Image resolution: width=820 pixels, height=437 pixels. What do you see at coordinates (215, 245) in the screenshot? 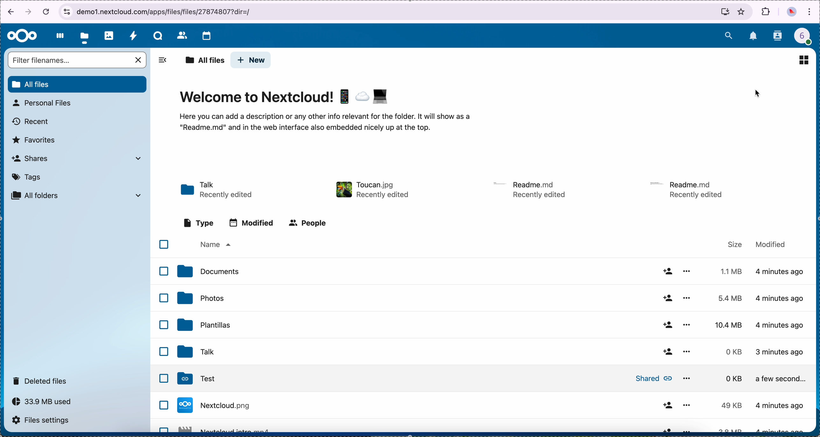
I see `name` at bounding box center [215, 245].